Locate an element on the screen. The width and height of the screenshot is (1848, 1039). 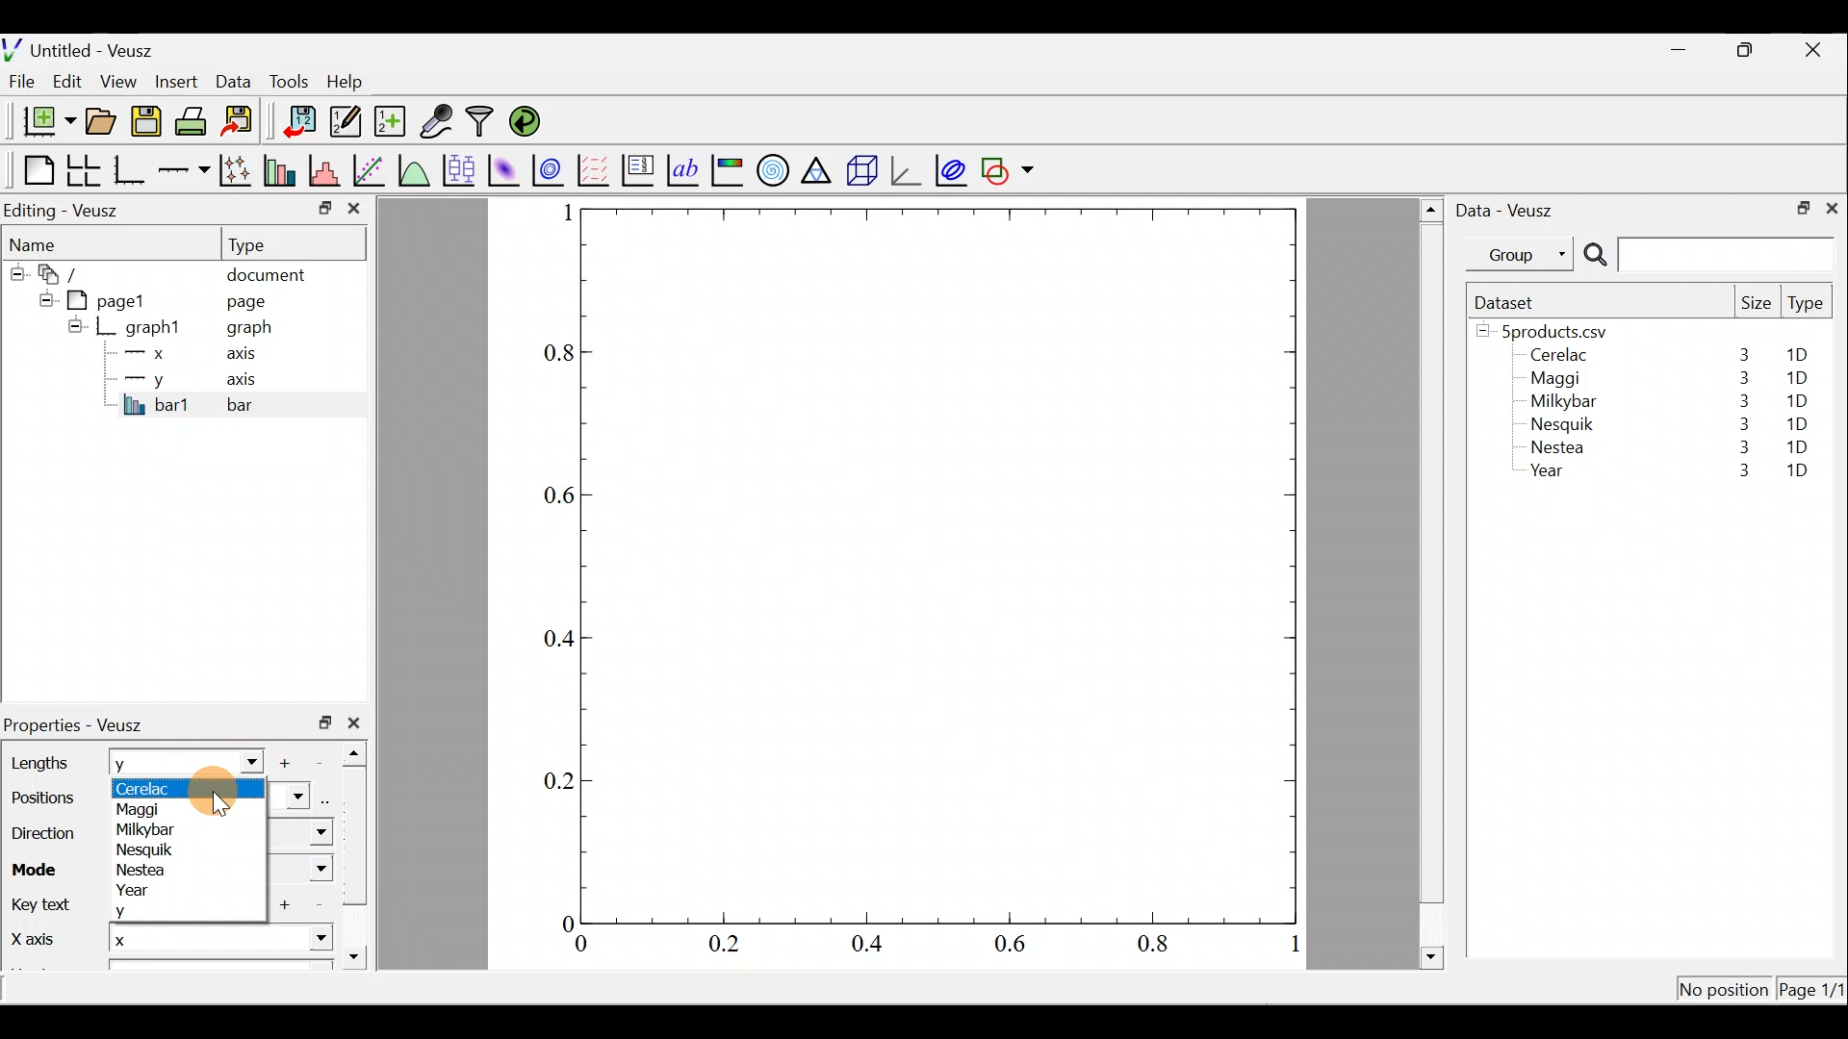
Cerelac is located at coordinates (1555, 356).